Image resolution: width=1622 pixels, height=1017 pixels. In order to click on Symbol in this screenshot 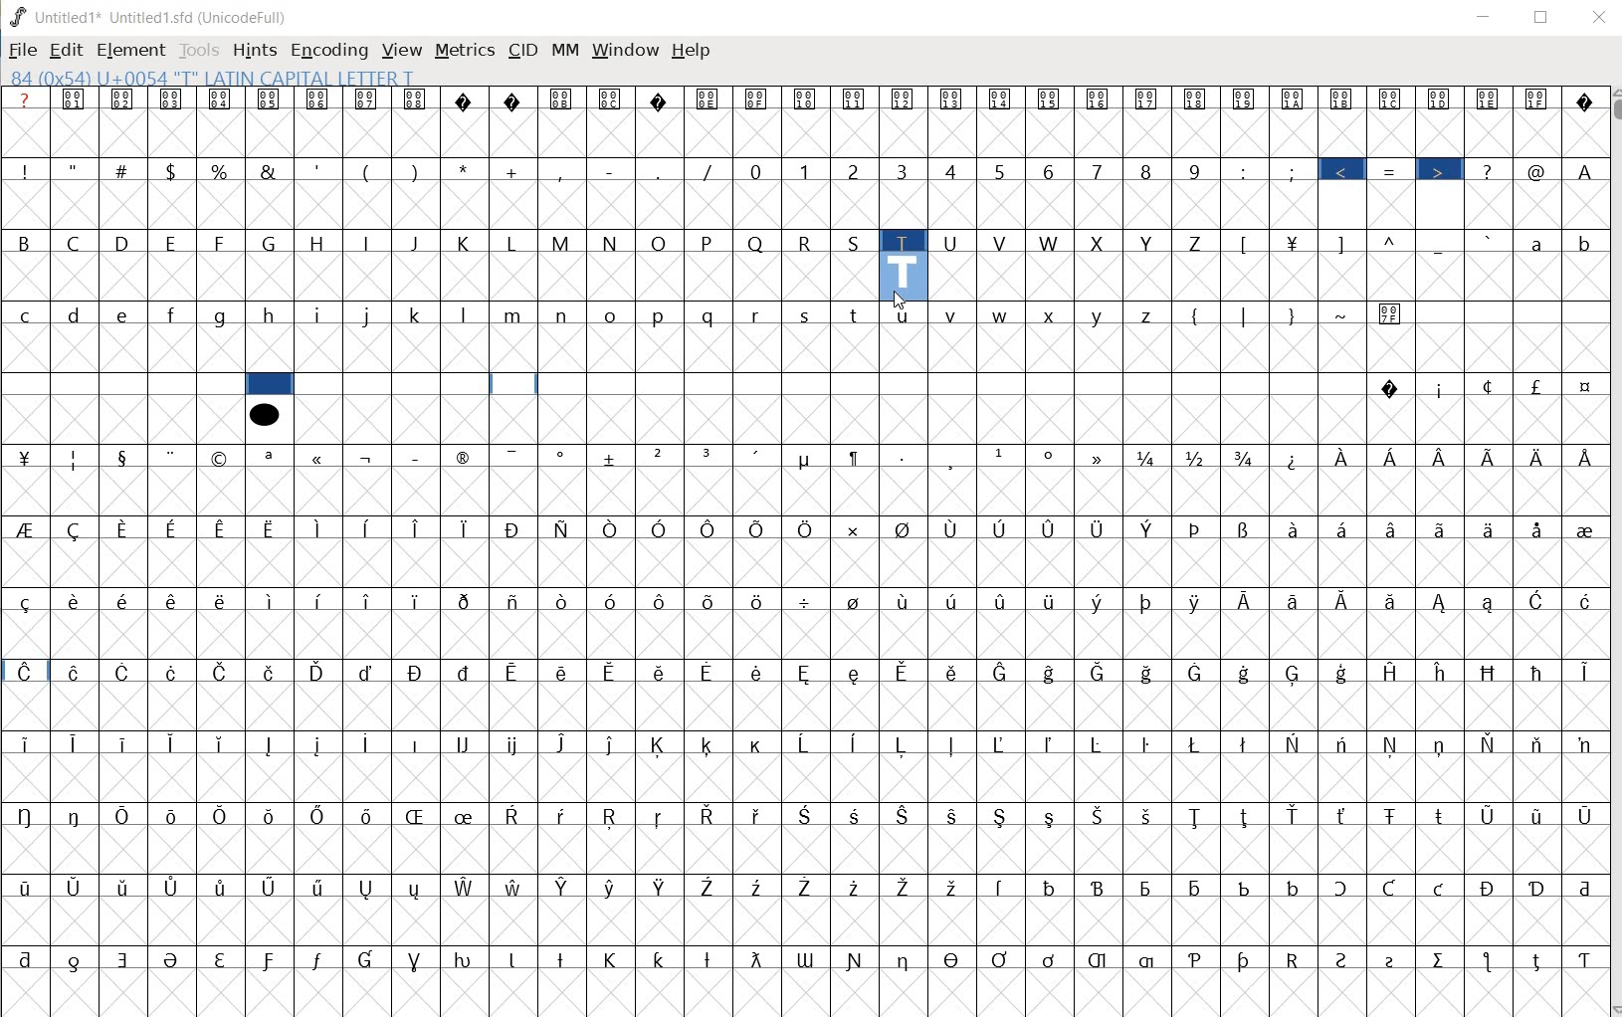, I will do `click(221, 957)`.